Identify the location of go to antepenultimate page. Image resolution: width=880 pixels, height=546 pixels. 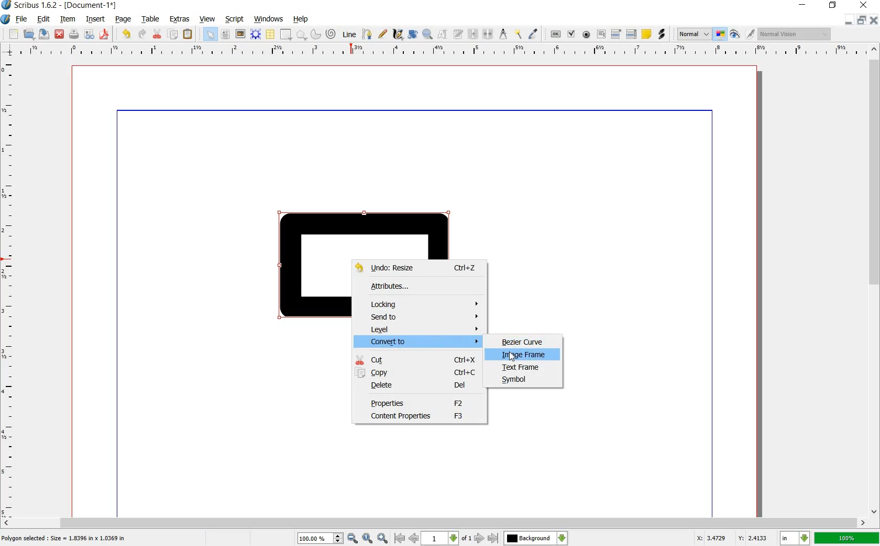
(400, 538).